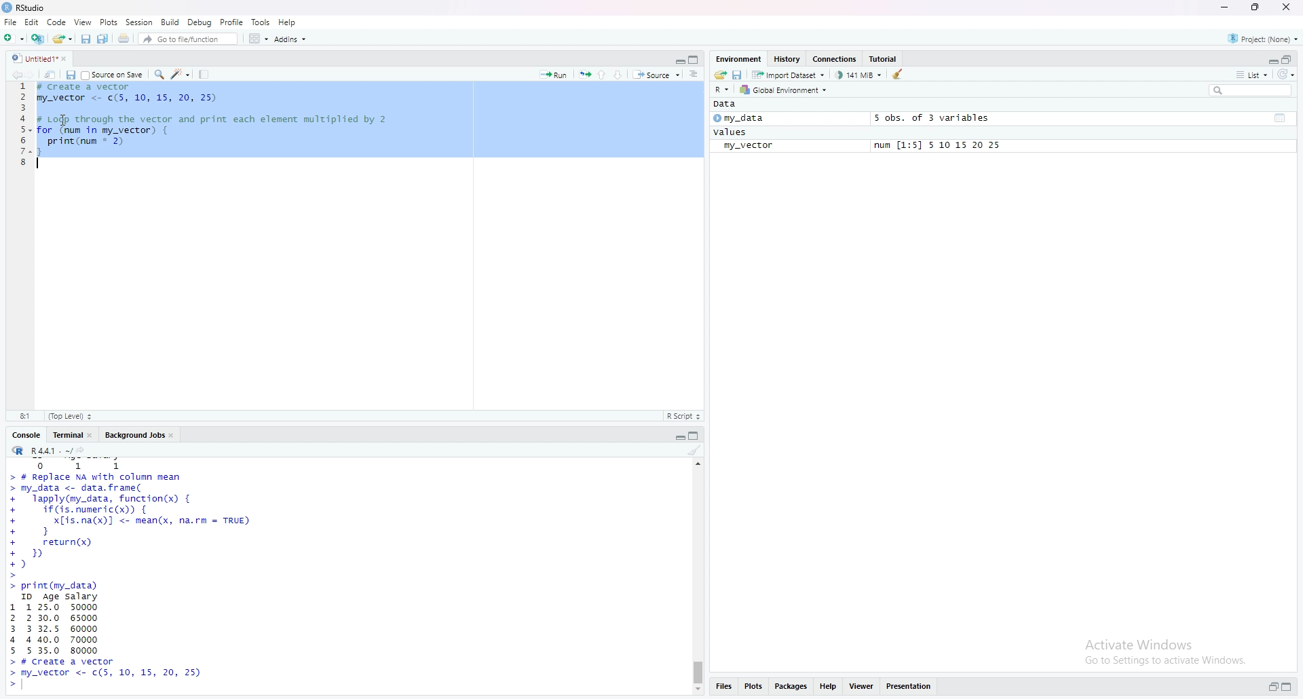  Describe the element at coordinates (1252, 76) in the screenshot. I see `list` at that location.